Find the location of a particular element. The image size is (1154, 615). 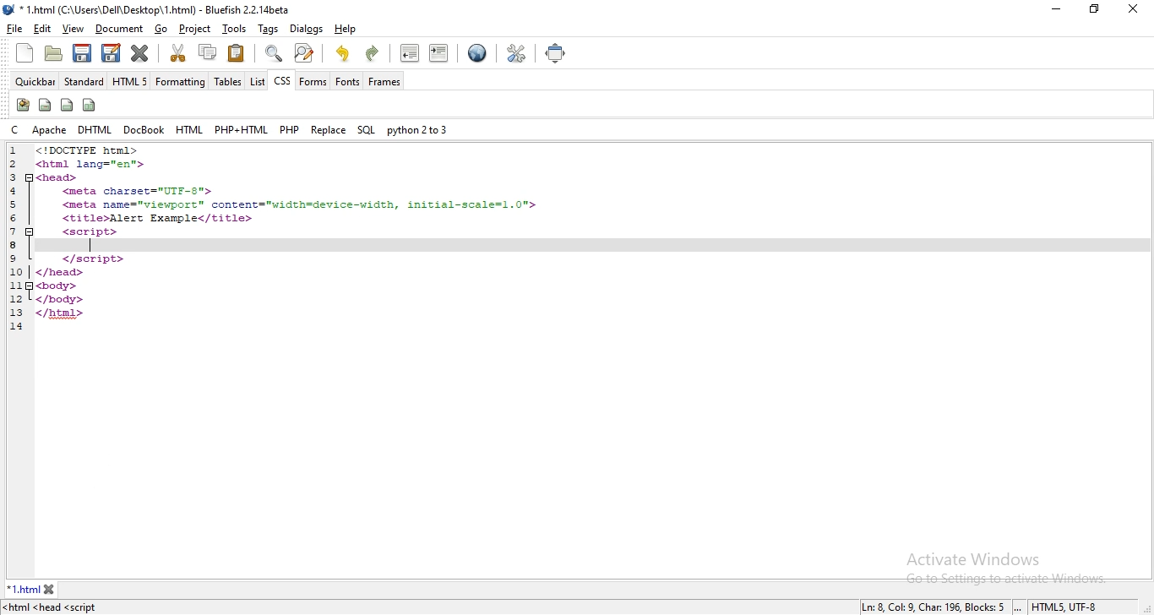

formatting is located at coordinates (178, 81).